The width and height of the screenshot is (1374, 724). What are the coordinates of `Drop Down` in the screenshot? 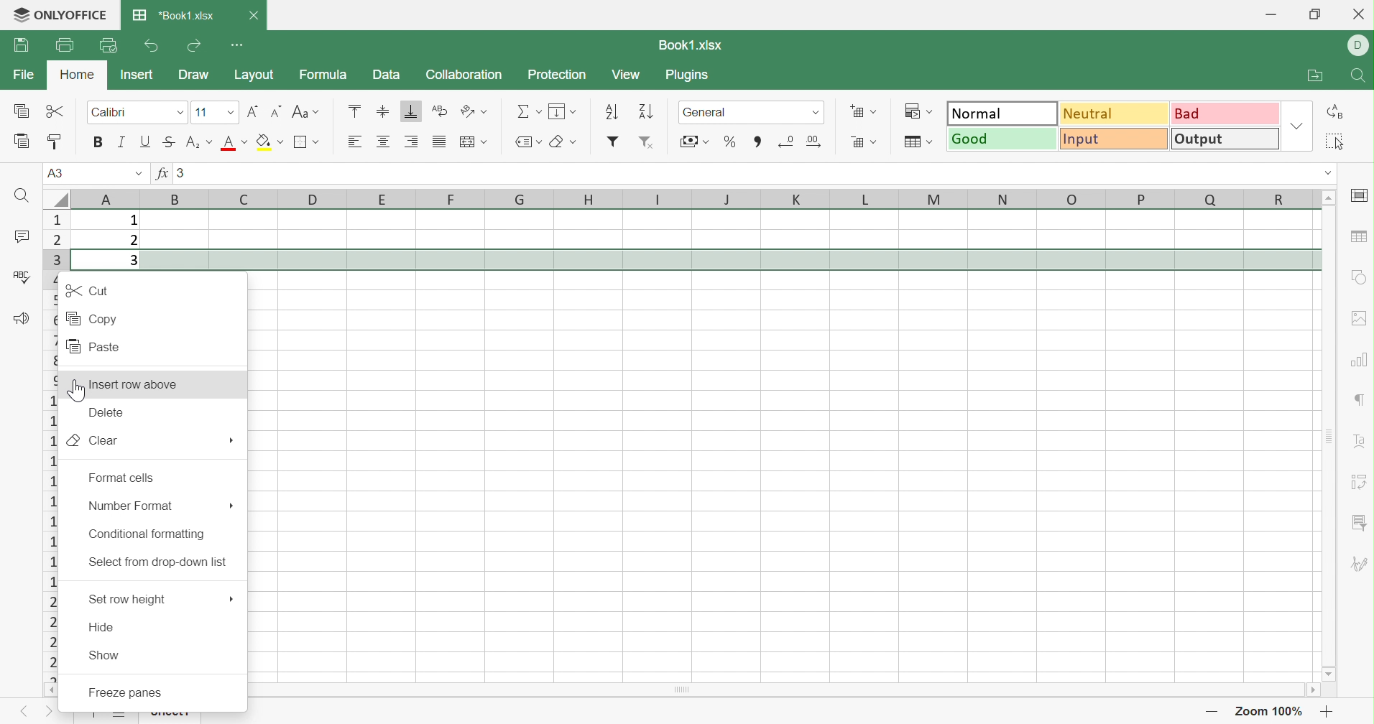 It's located at (139, 173).